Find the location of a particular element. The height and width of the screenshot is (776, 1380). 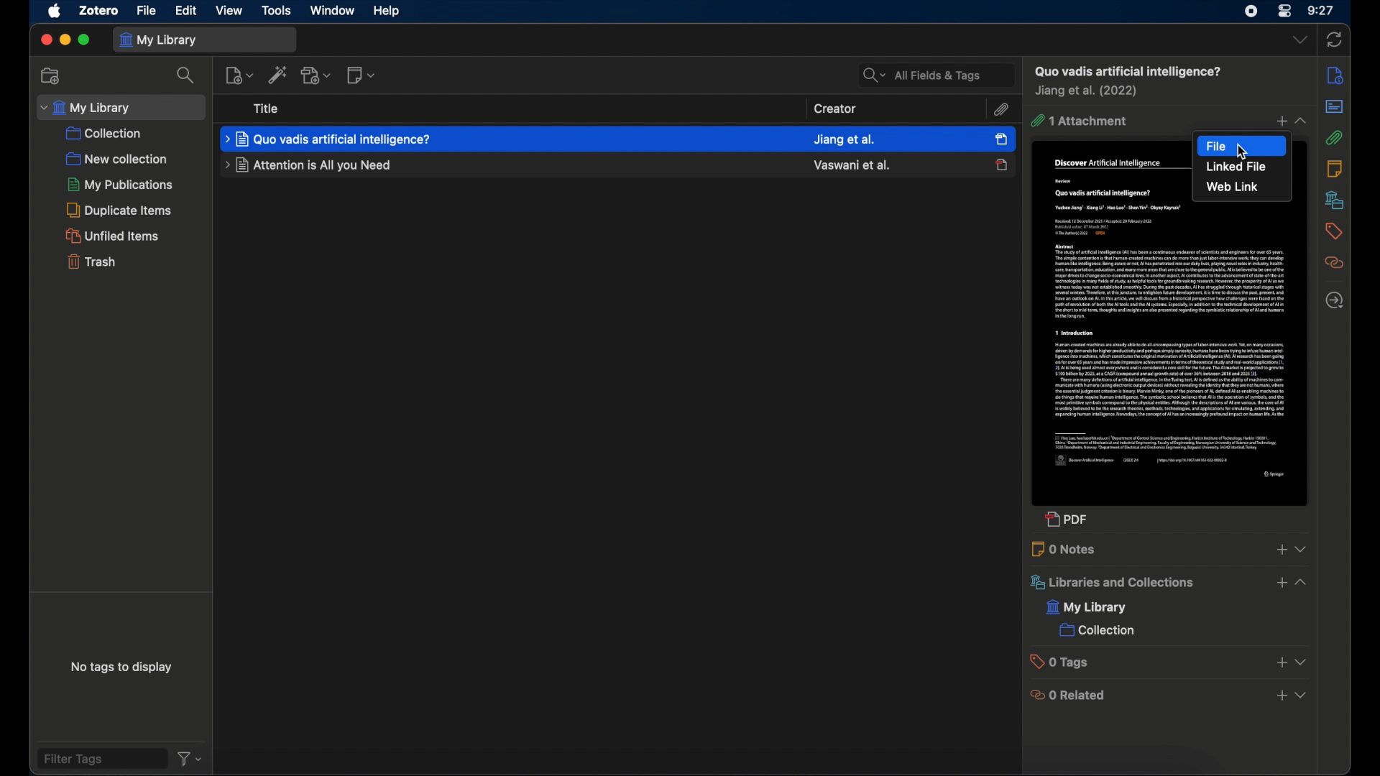

dropdown menu is located at coordinates (1302, 662).